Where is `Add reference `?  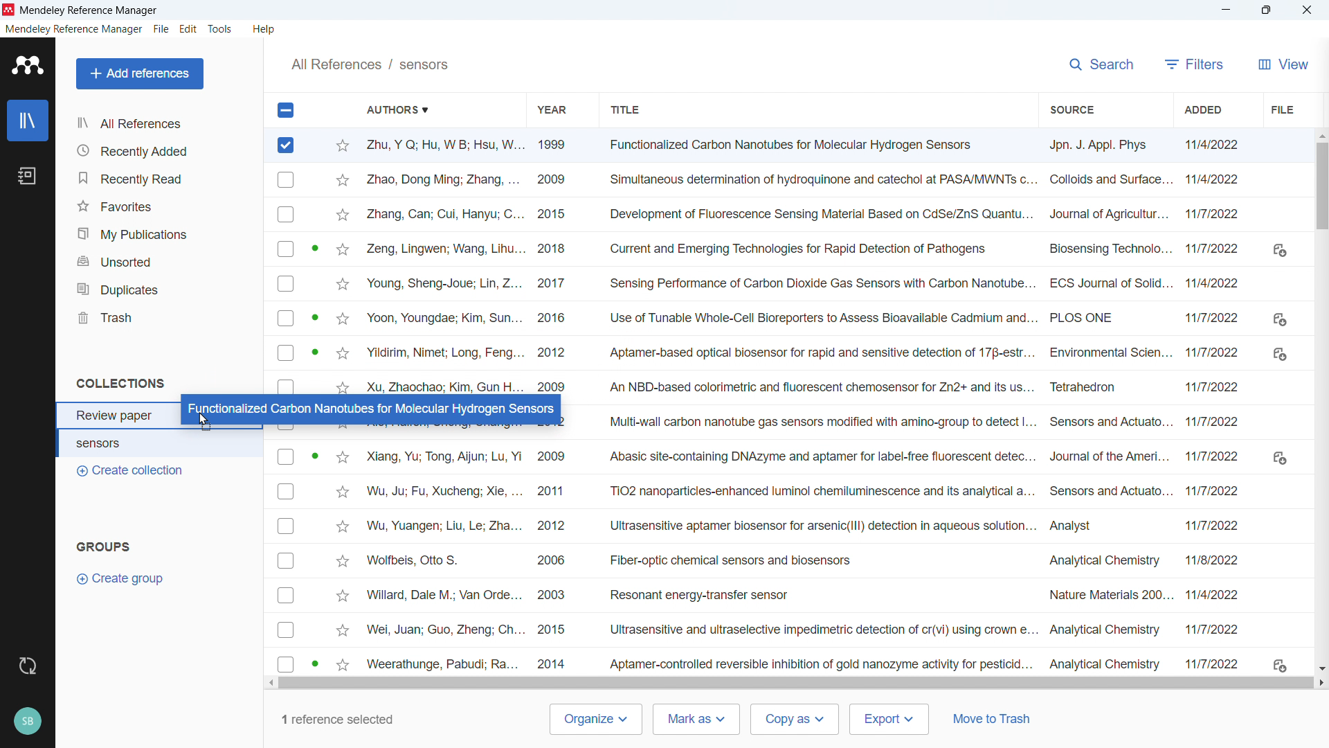 Add reference  is located at coordinates (141, 74).